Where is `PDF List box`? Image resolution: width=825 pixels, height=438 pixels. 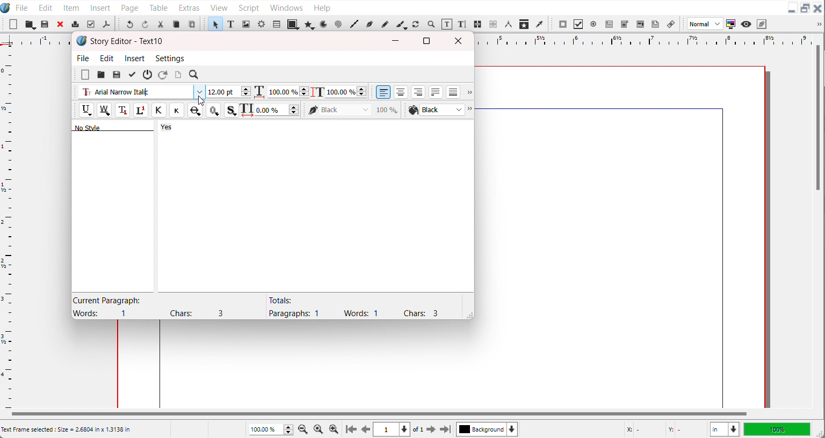
PDF List box is located at coordinates (641, 24).